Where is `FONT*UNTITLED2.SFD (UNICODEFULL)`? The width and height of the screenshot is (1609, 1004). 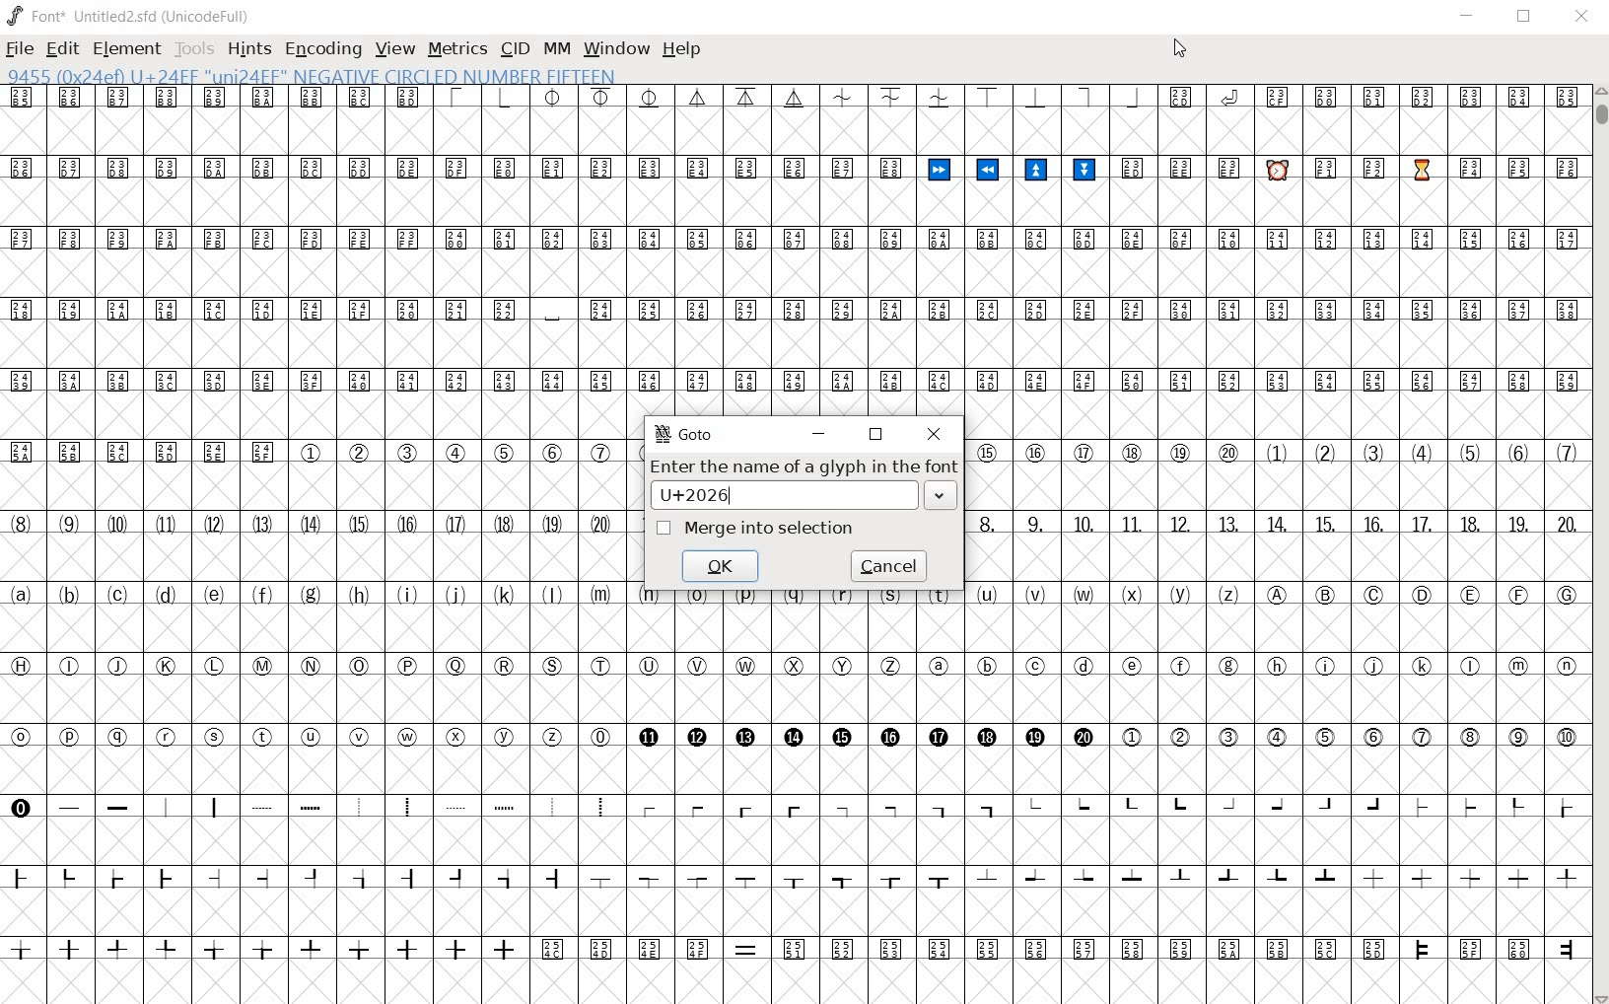 FONT*UNTITLED2.SFD (UNICODEFULL) is located at coordinates (132, 14).